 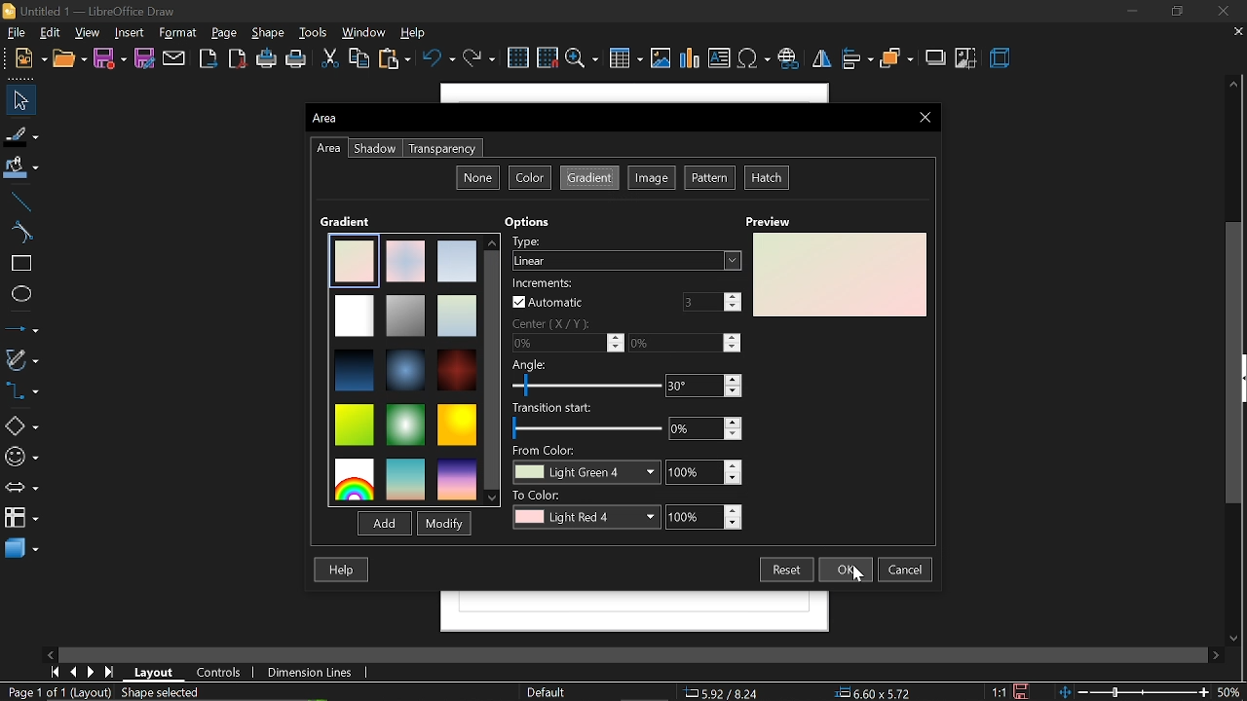 I want to click on New, so click(x=23, y=58).